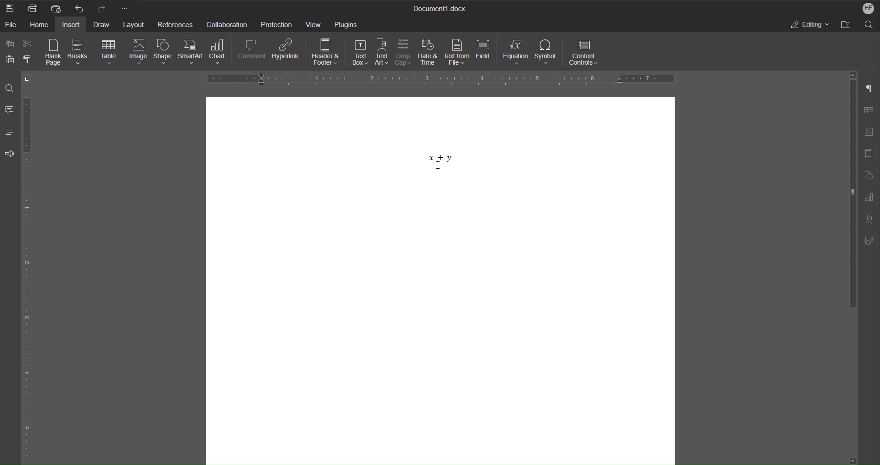 This screenshot has width=880, height=465. What do you see at coordinates (126, 8) in the screenshot?
I see `More` at bounding box center [126, 8].